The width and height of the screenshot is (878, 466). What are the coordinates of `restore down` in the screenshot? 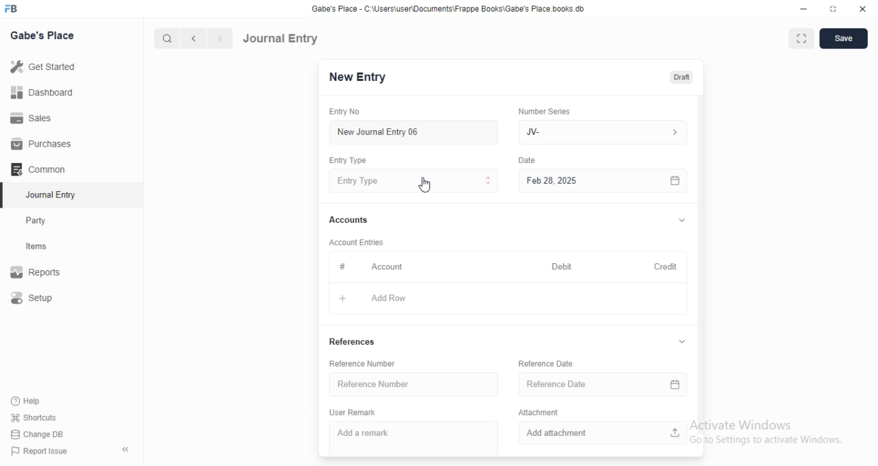 It's located at (834, 10).